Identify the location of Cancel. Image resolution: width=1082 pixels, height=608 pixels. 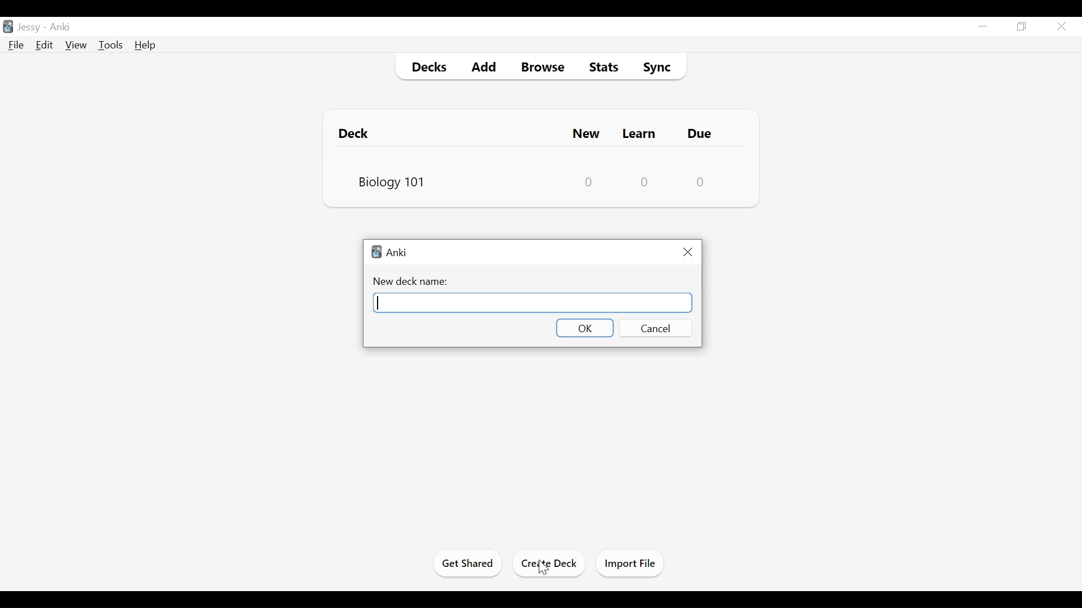
(654, 328).